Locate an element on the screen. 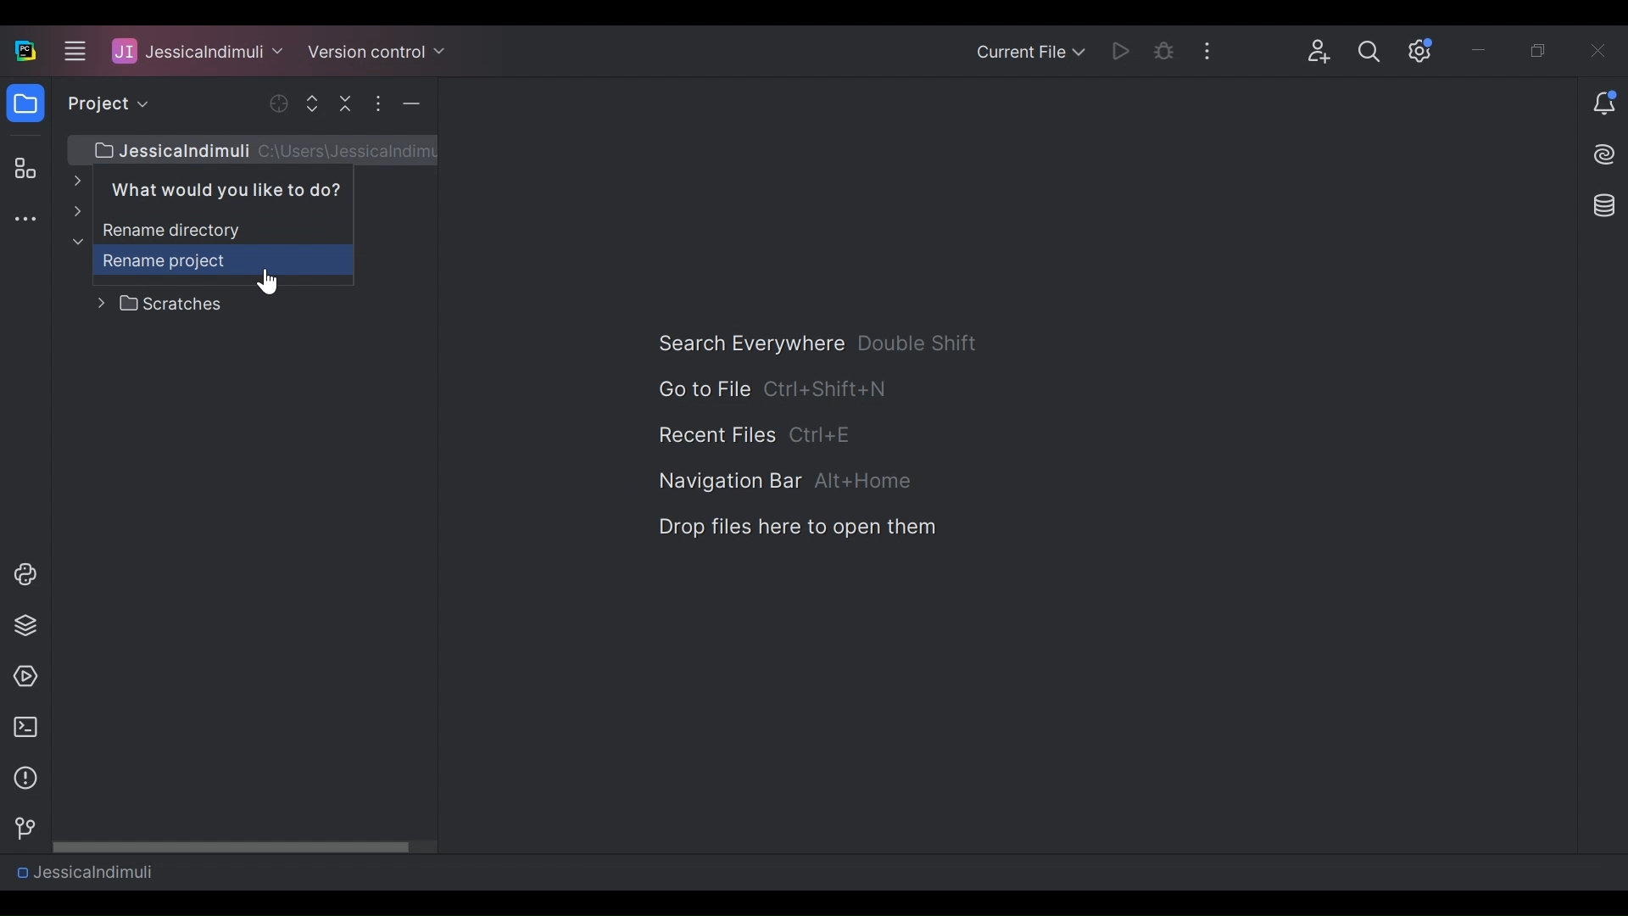 Image resolution: width=1628 pixels, height=916 pixels. Version Control is located at coordinates (376, 50).